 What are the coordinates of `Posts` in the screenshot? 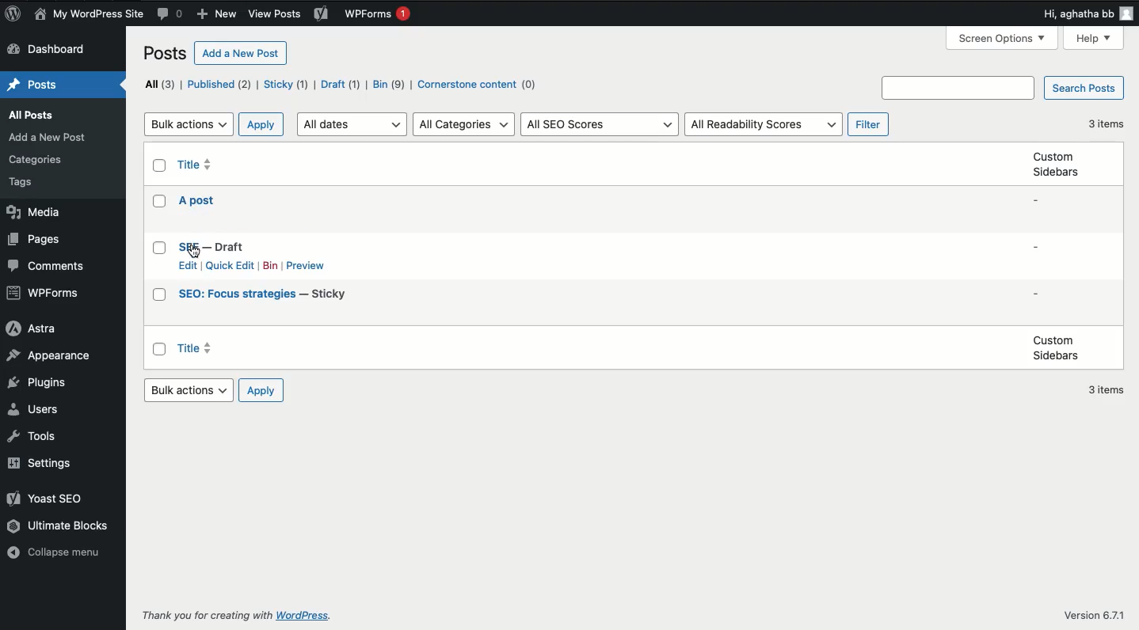 It's located at (166, 53).